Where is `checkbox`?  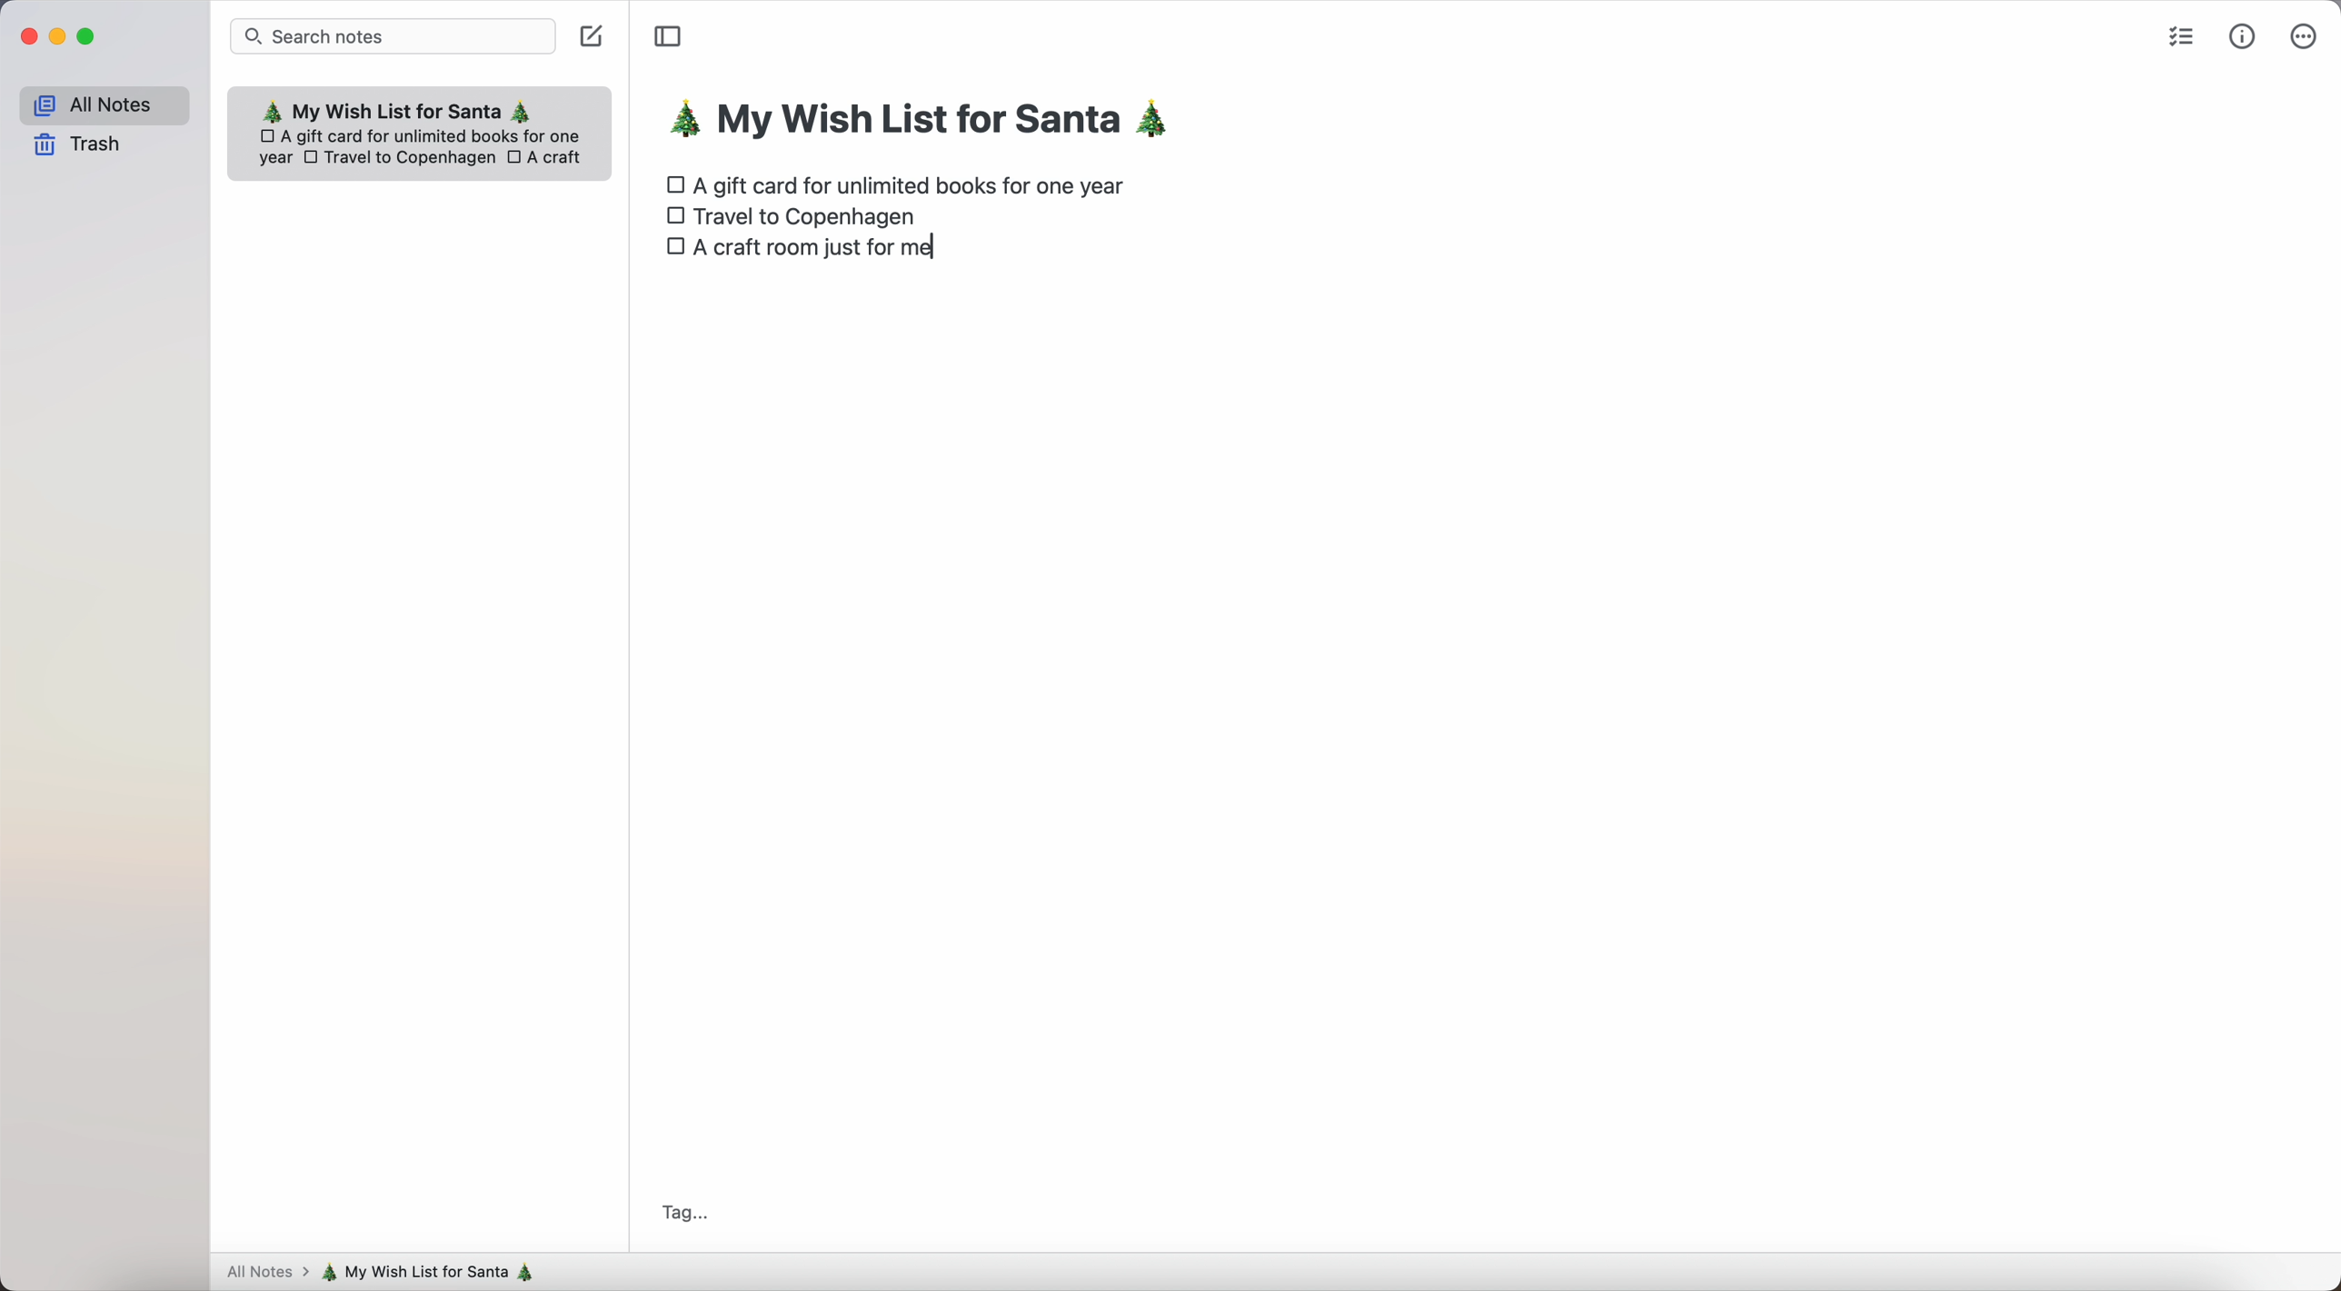 checkbox is located at coordinates (672, 216).